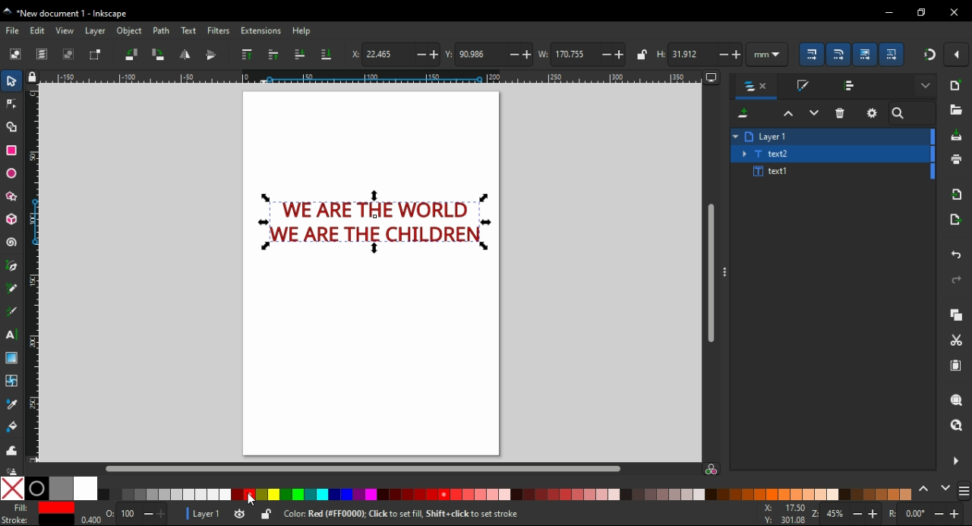 The image size is (972, 526). Describe the element at coordinates (12, 289) in the screenshot. I see `pencil tool` at that location.